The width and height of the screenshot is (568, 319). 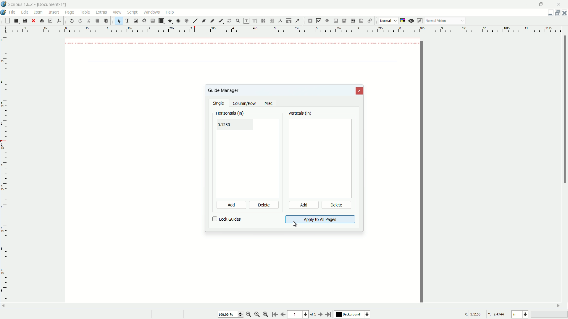 I want to click on pdf radio button, so click(x=327, y=21).